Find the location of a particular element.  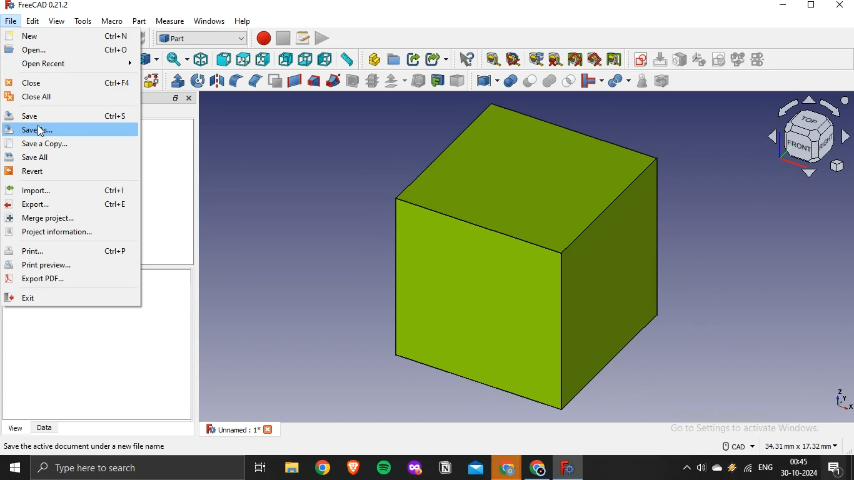

check geometry is located at coordinates (642, 81).